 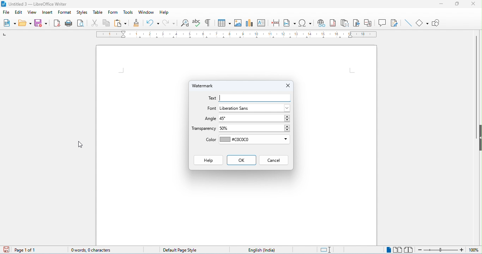 What do you see at coordinates (107, 23) in the screenshot?
I see `copy` at bounding box center [107, 23].